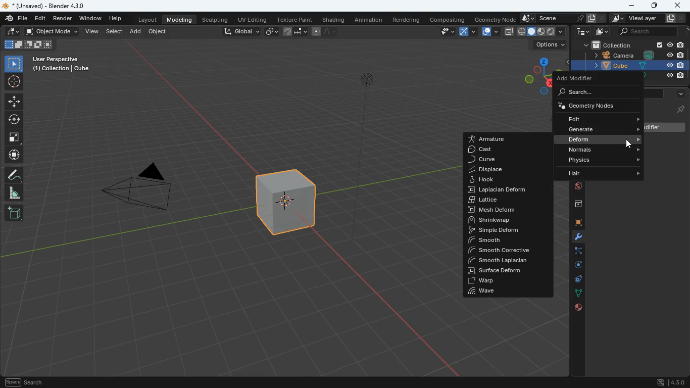 This screenshot has height=388, width=690. What do you see at coordinates (157, 32) in the screenshot?
I see `object` at bounding box center [157, 32].